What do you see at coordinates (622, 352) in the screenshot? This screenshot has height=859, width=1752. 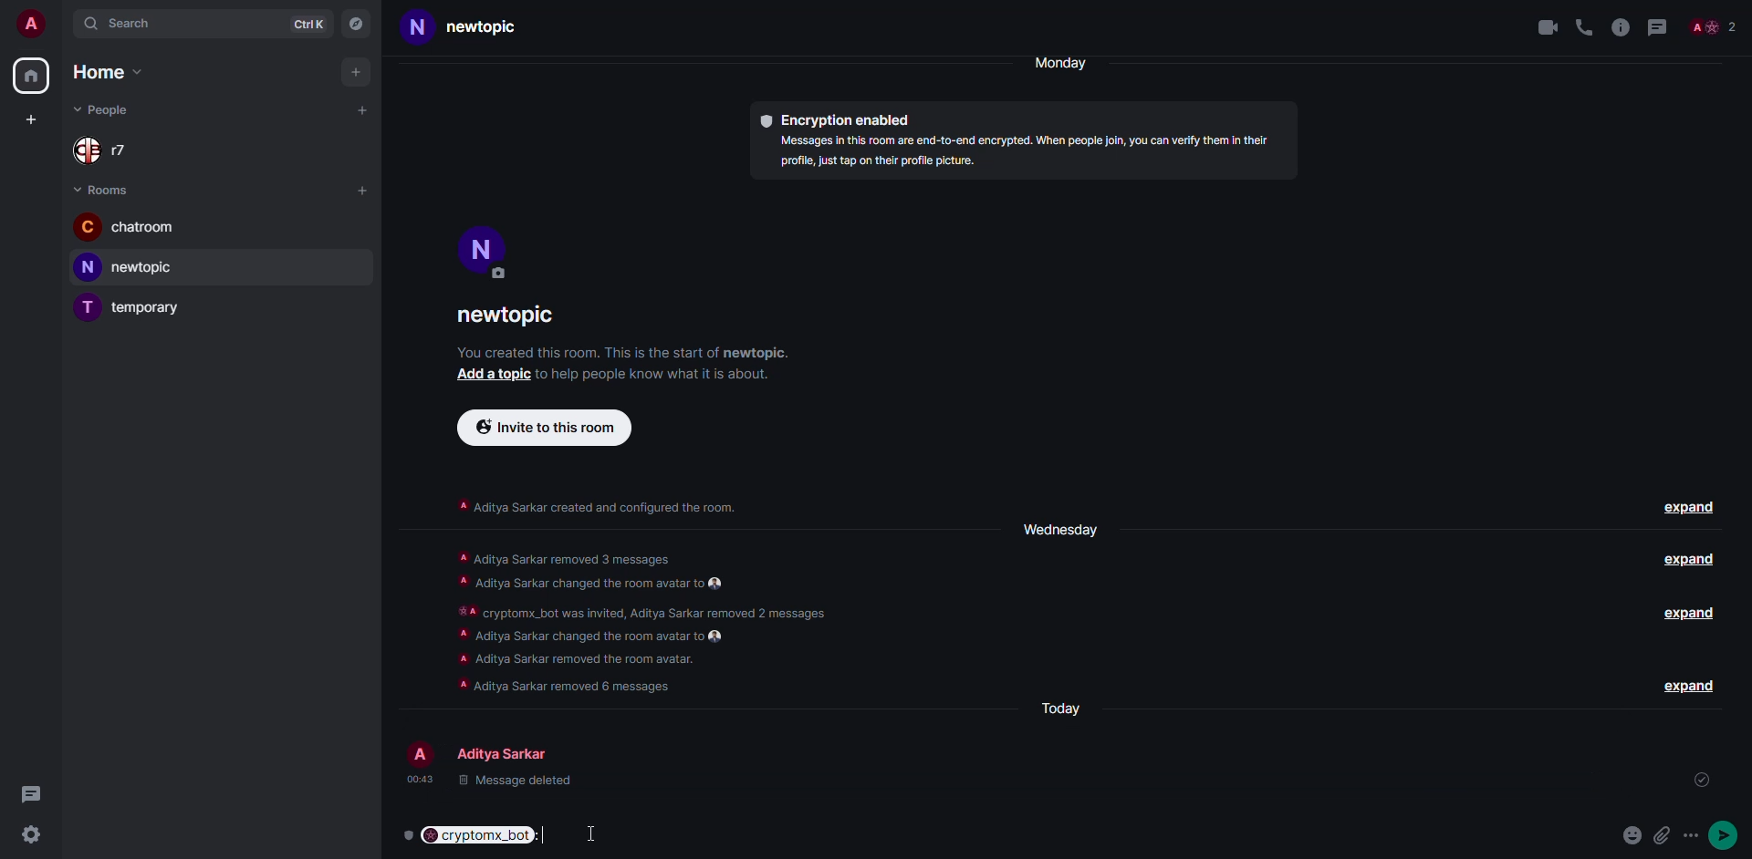 I see `info` at bounding box center [622, 352].